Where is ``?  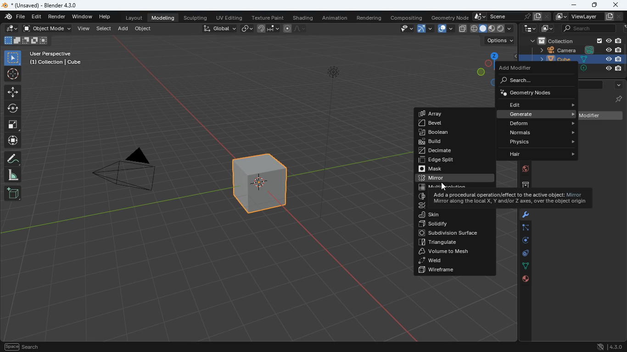  is located at coordinates (608, 41).